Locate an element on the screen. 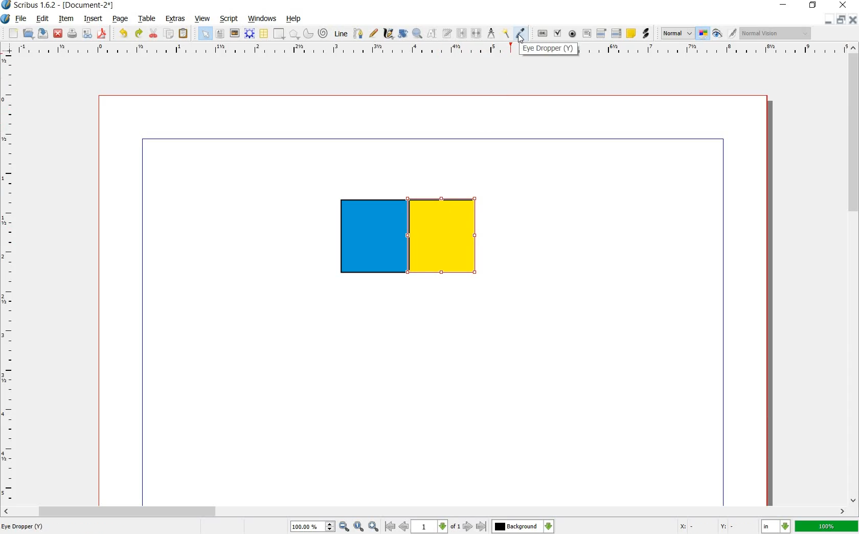 This screenshot has height=534, width=859. close is located at coordinates (854, 19).